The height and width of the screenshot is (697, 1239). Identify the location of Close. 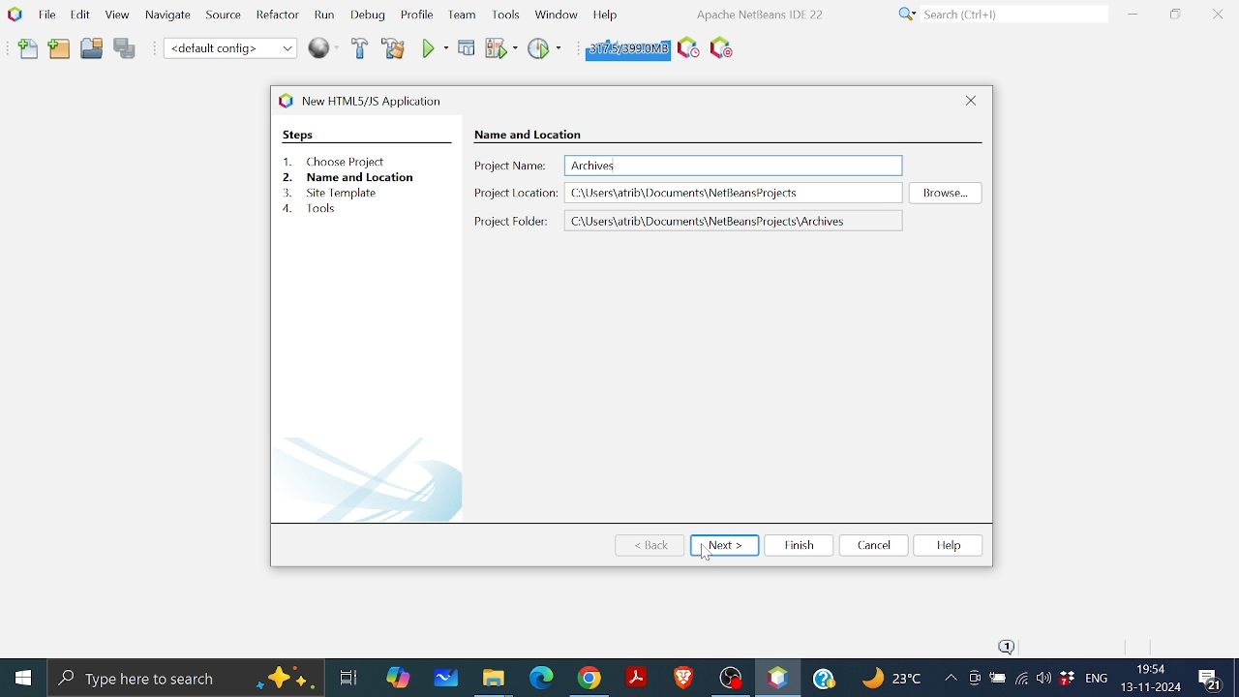
(972, 100).